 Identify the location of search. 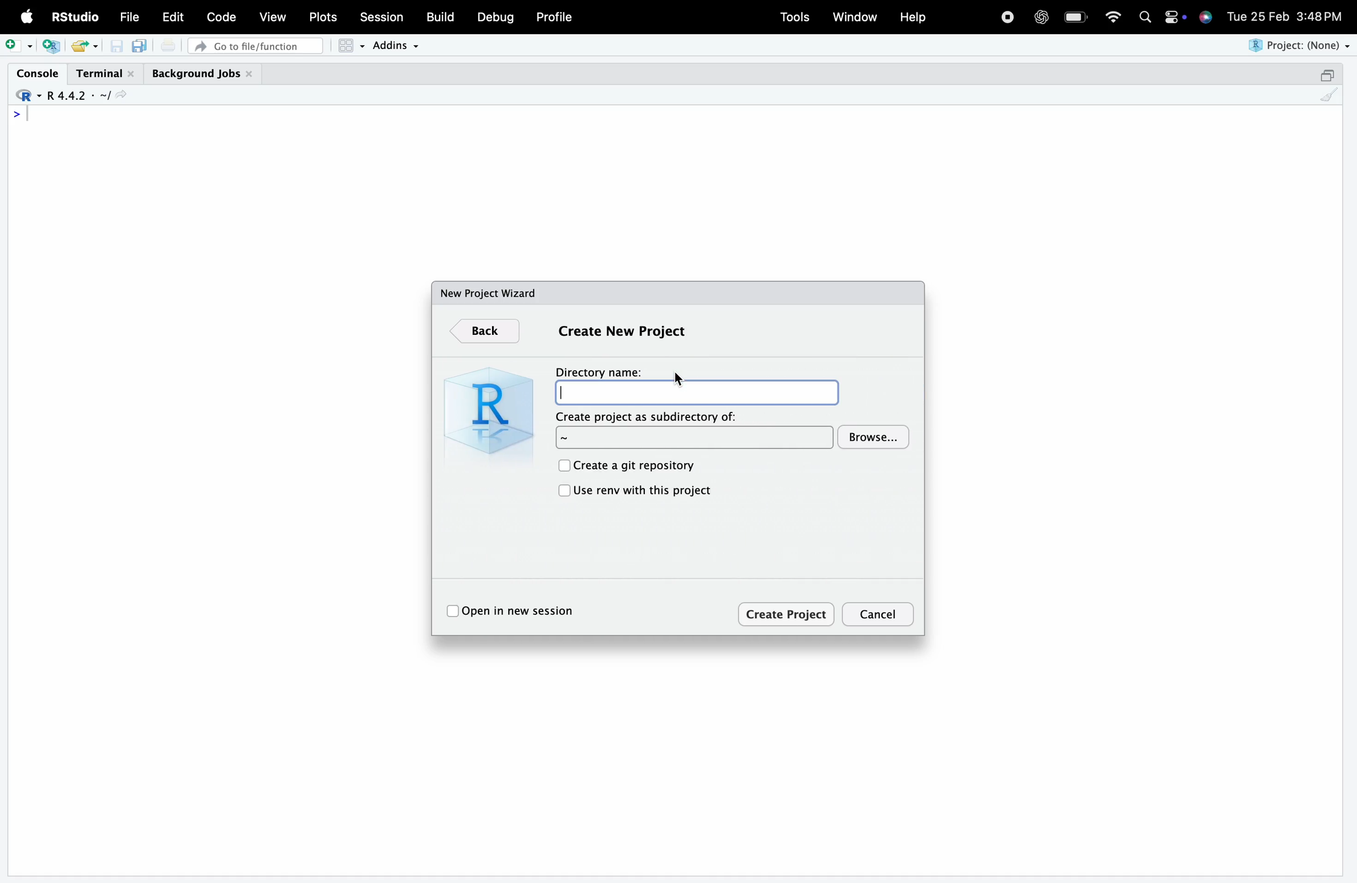
(1145, 17).